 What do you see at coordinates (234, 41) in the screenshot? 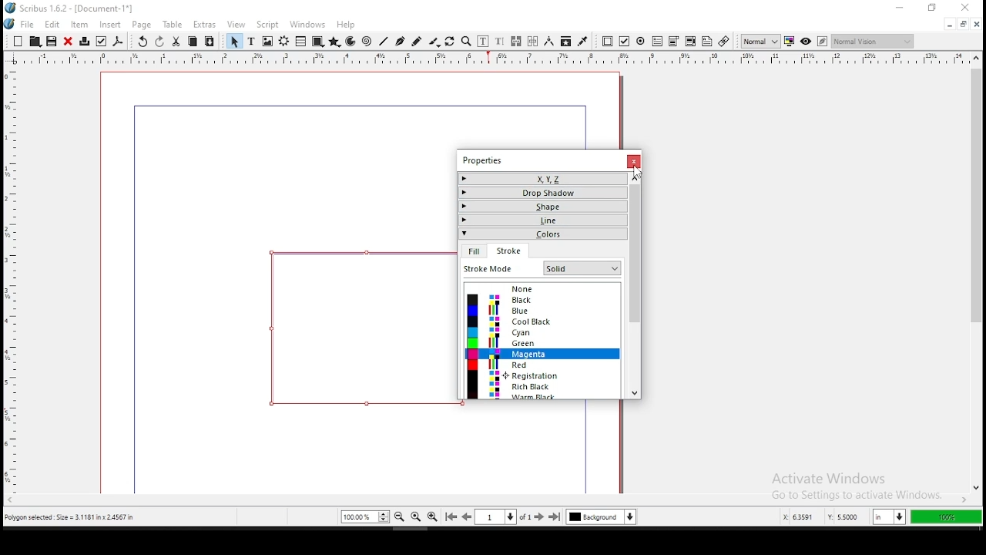
I see `select item` at bounding box center [234, 41].